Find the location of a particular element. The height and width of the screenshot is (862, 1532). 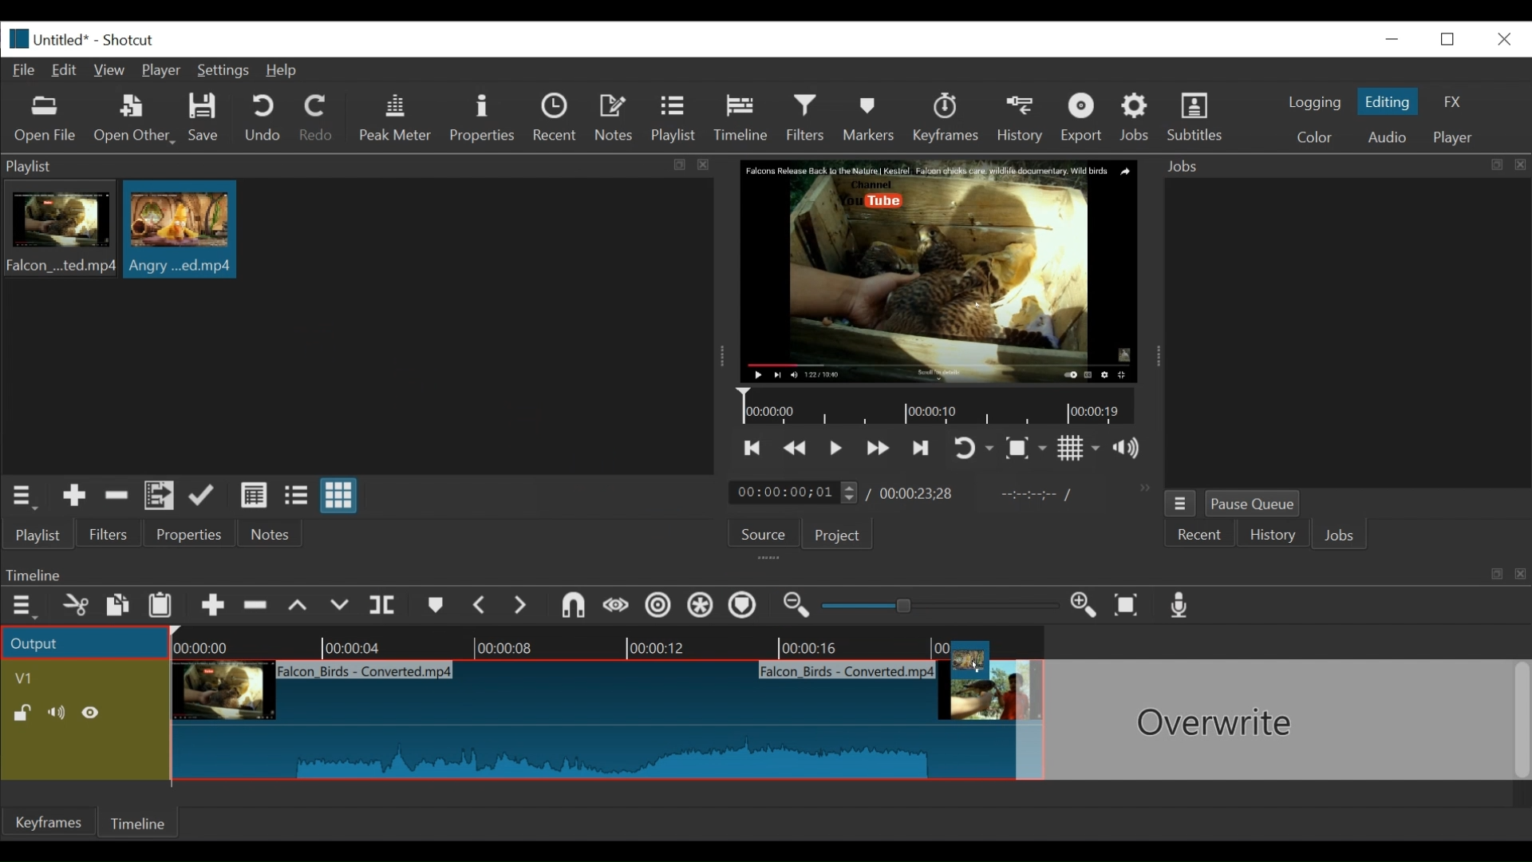

properties is located at coordinates (191, 535).